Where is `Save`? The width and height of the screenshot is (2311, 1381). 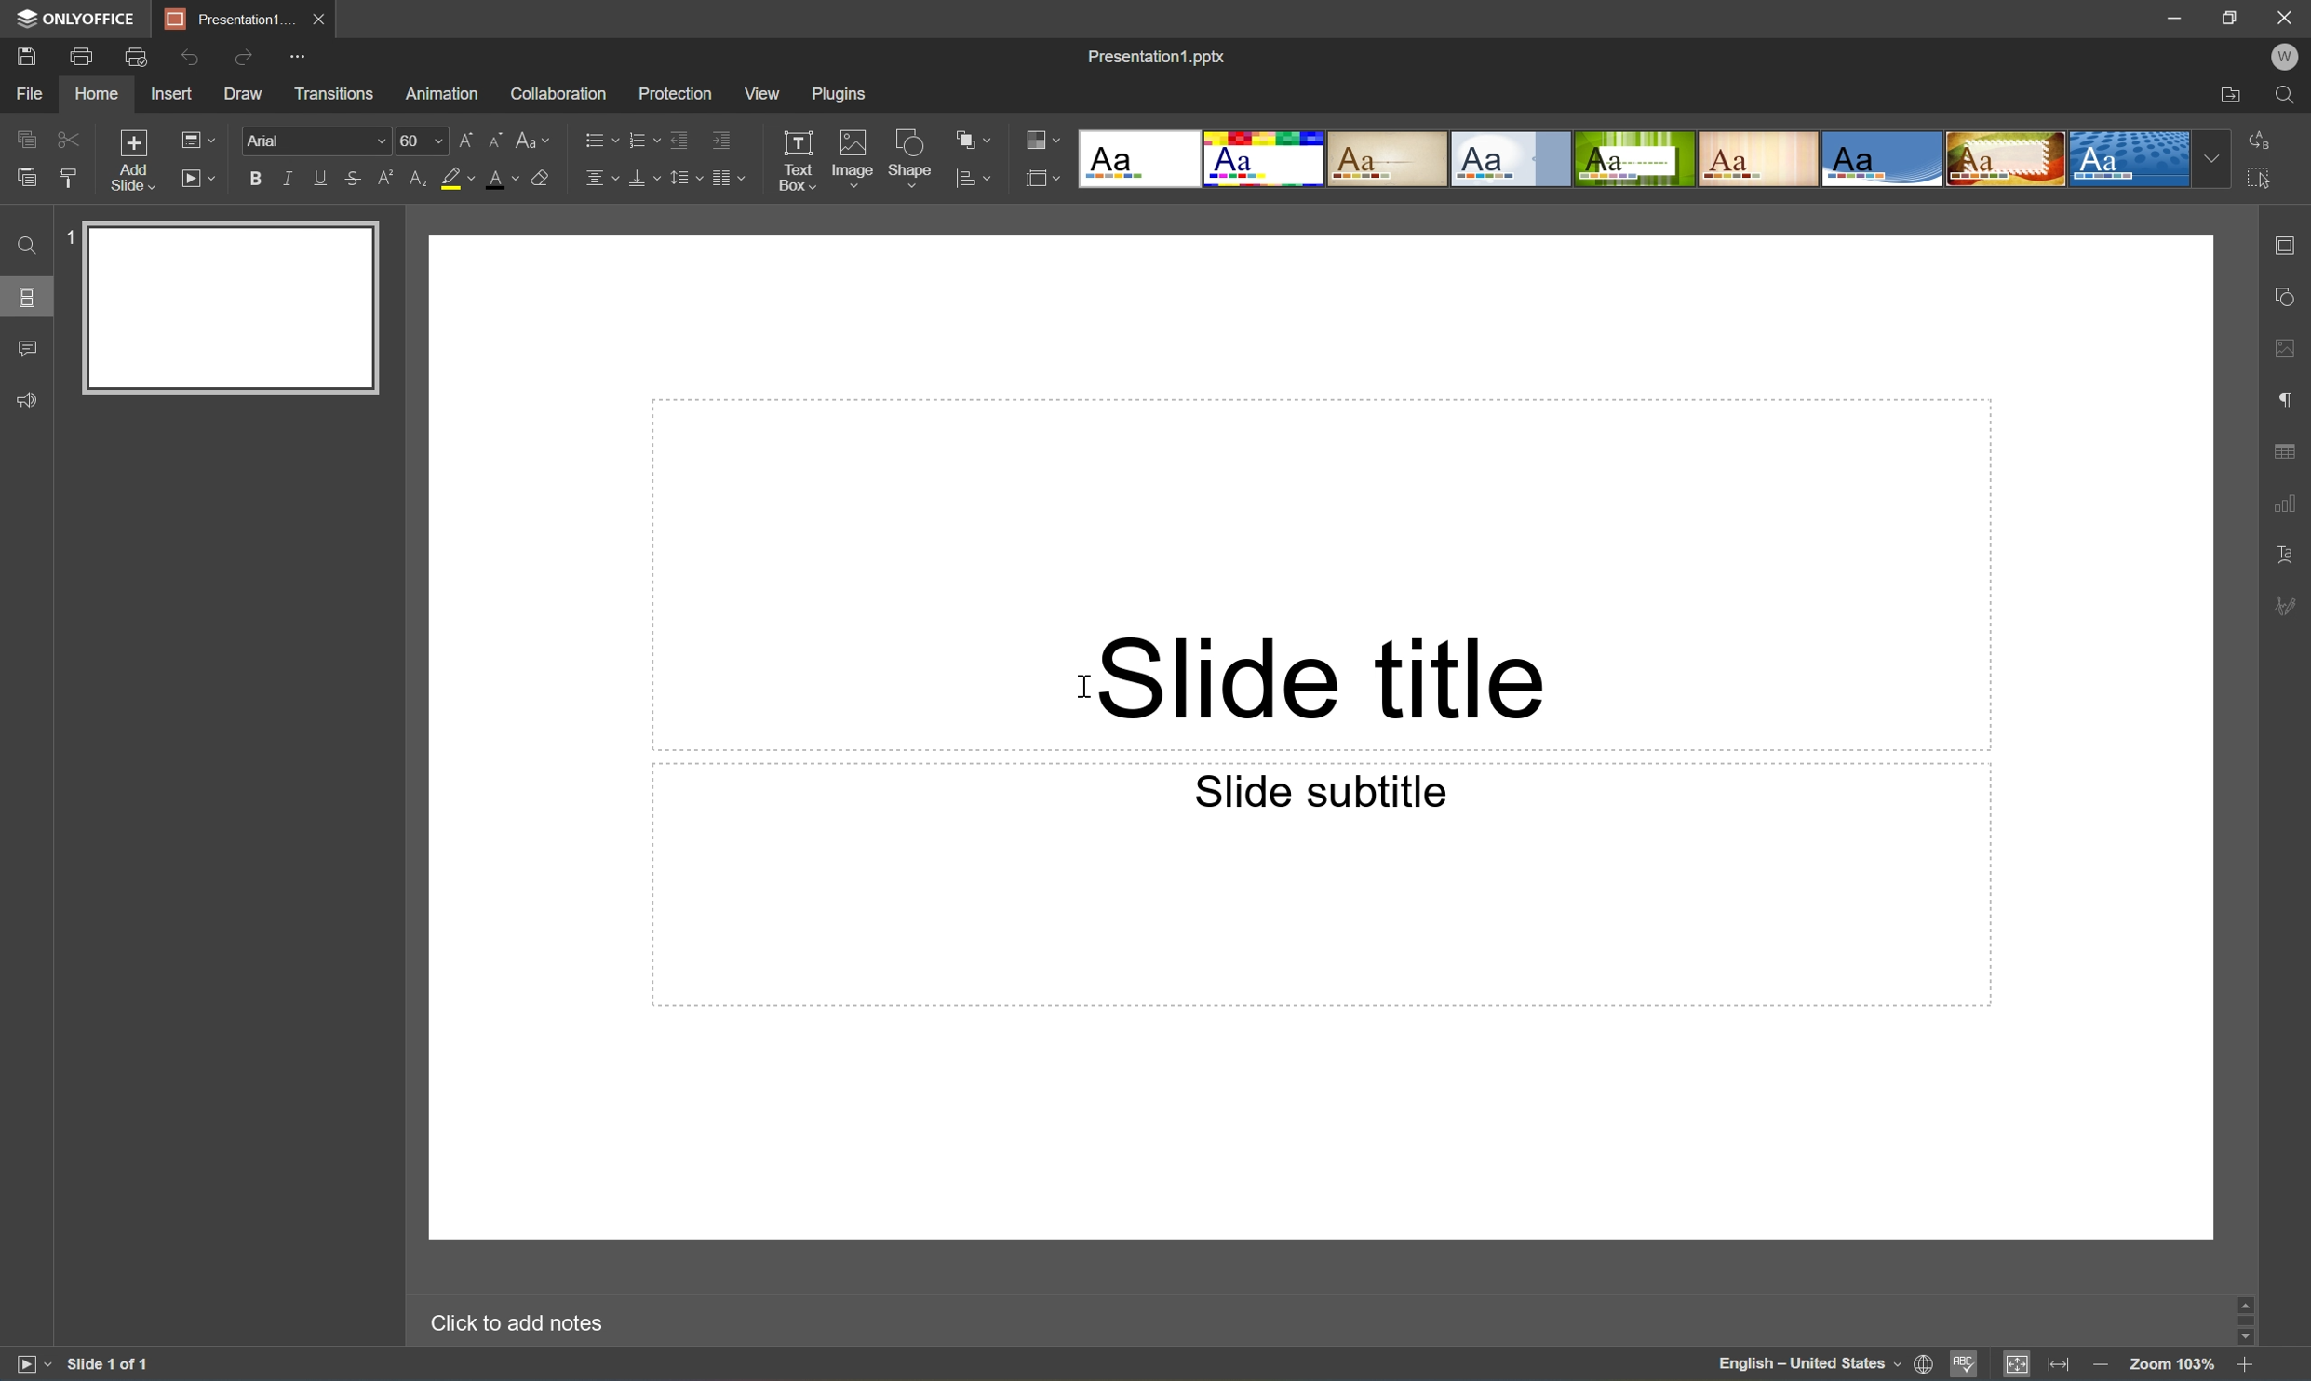 Save is located at coordinates (28, 56).